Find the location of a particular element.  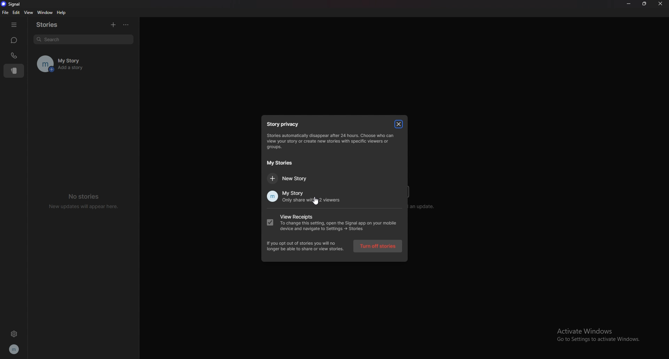

settings is located at coordinates (13, 335).